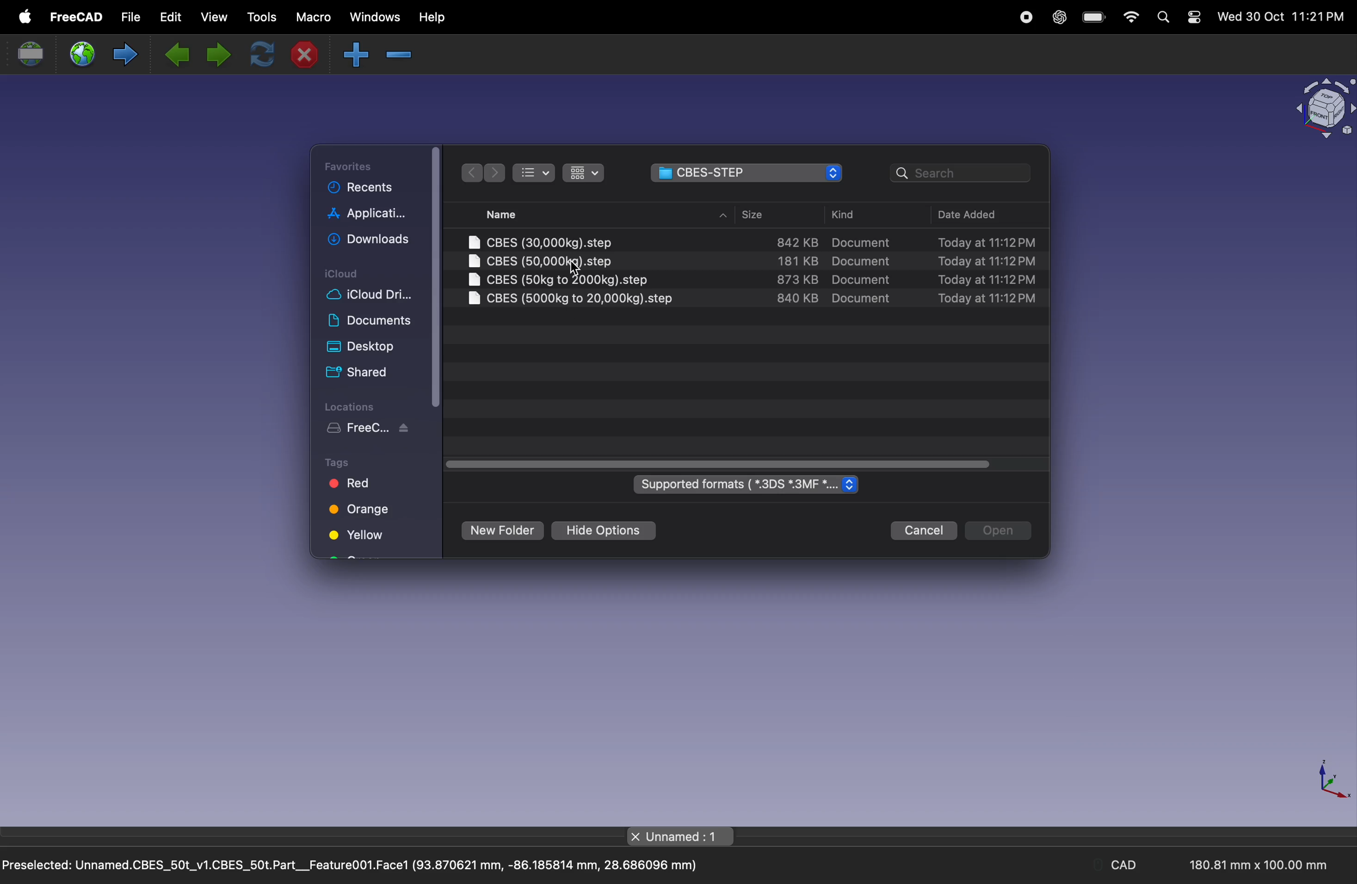  What do you see at coordinates (1056, 18) in the screenshot?
I see `chatgpt` at bounding box center [1056, 18].